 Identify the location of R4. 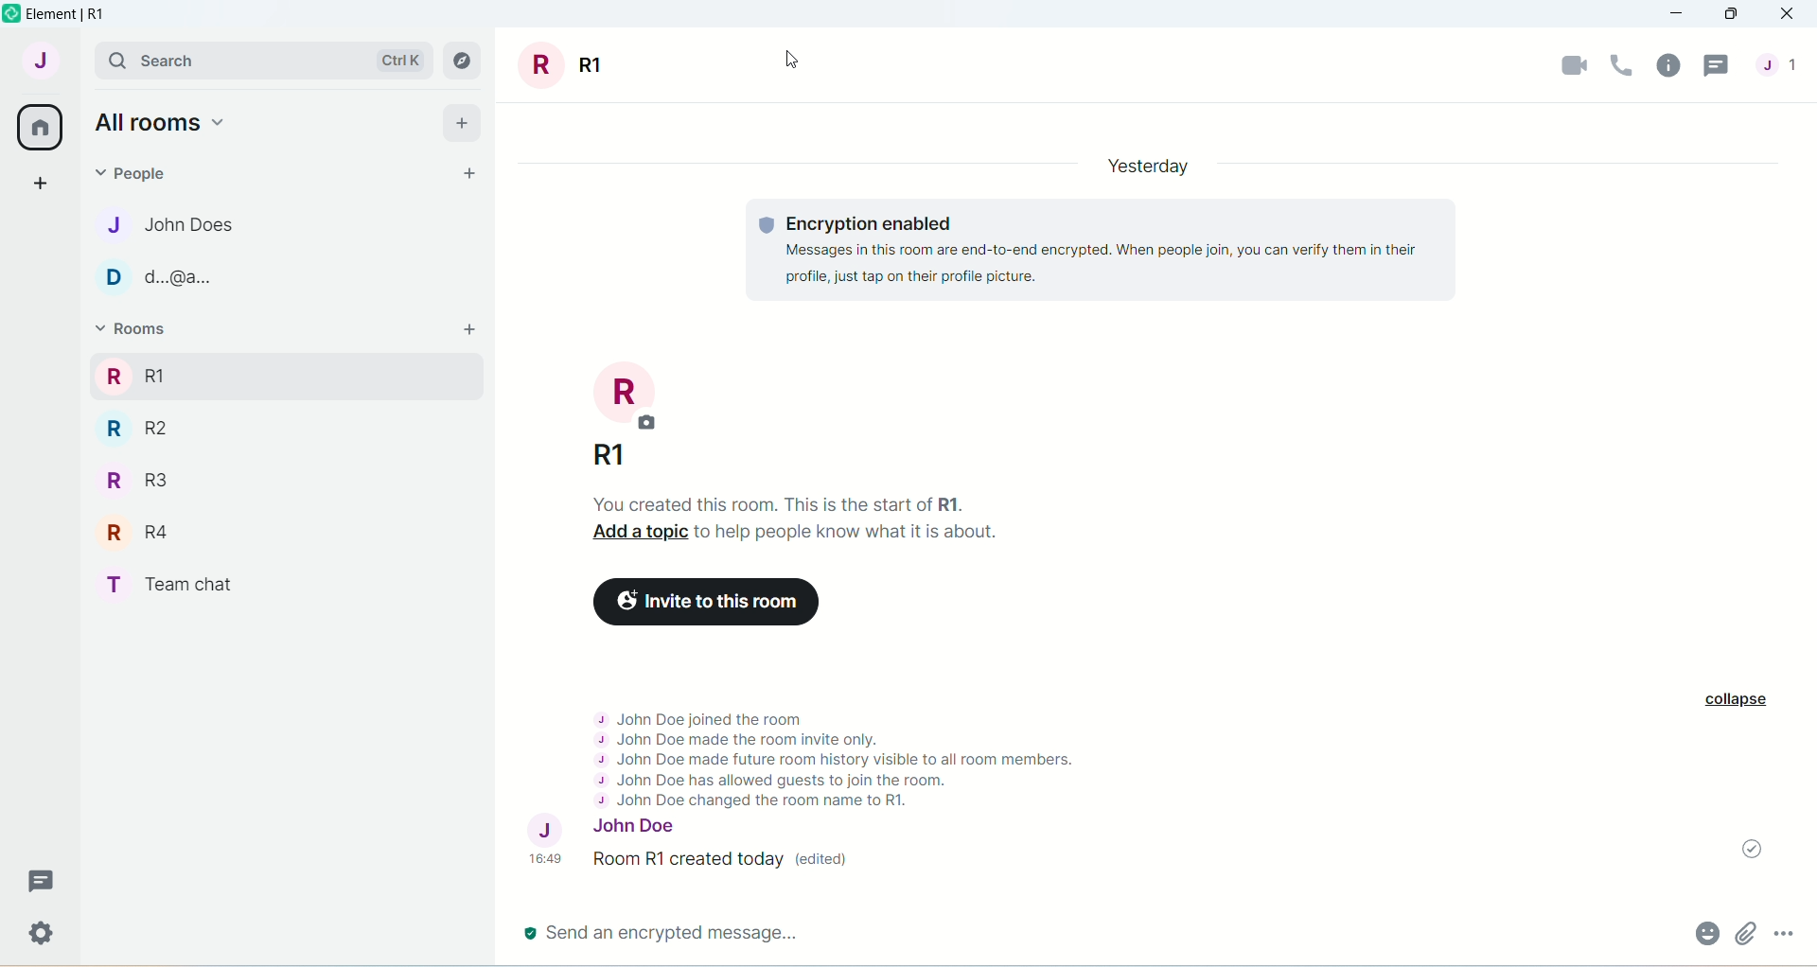
(135, 530).